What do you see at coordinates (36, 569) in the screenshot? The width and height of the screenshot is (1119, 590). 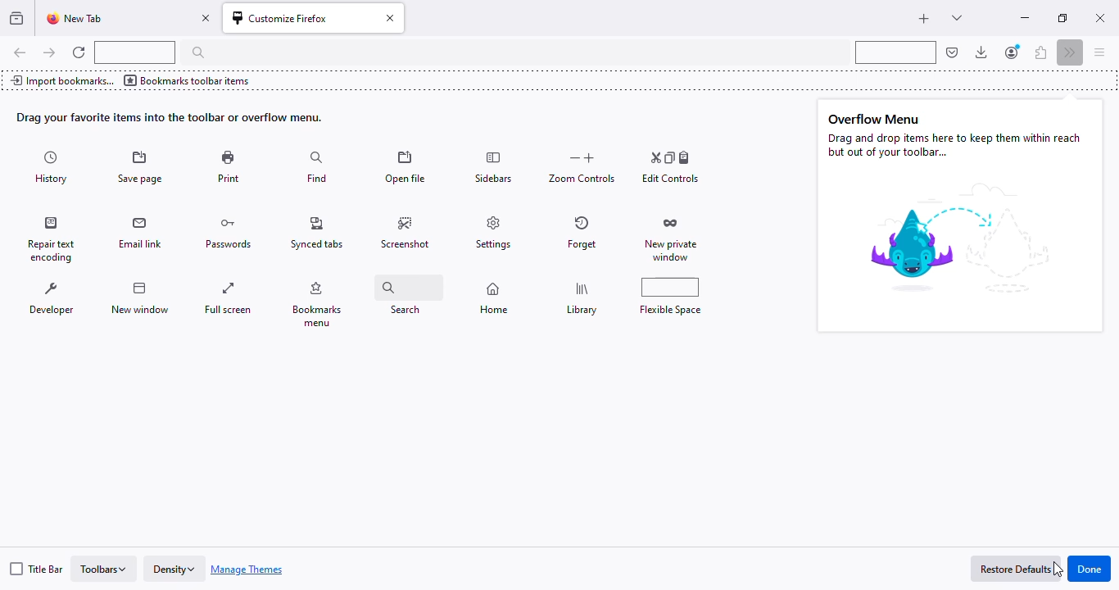 I see `title bar` at bounding box center [36, 569].